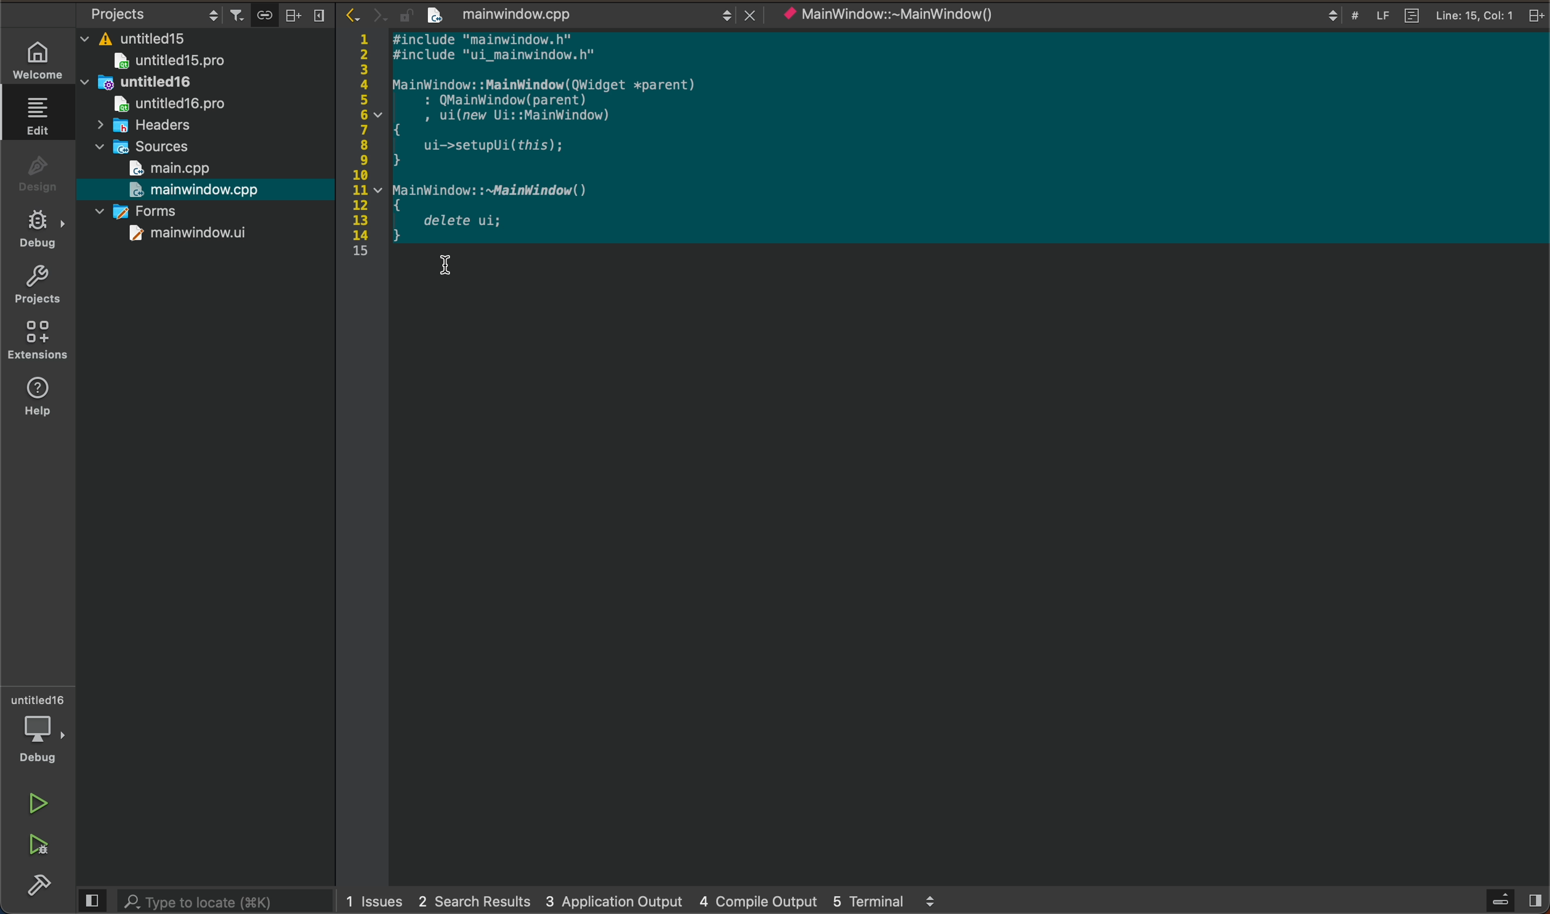  I want to click on Preview, so click(90, 900).